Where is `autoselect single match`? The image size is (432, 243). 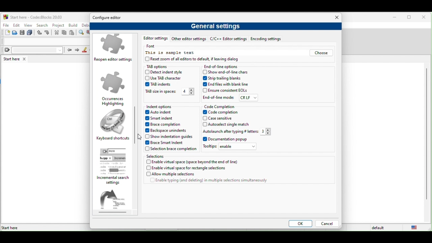 autoselect single match is located at coordinates (227, 125).